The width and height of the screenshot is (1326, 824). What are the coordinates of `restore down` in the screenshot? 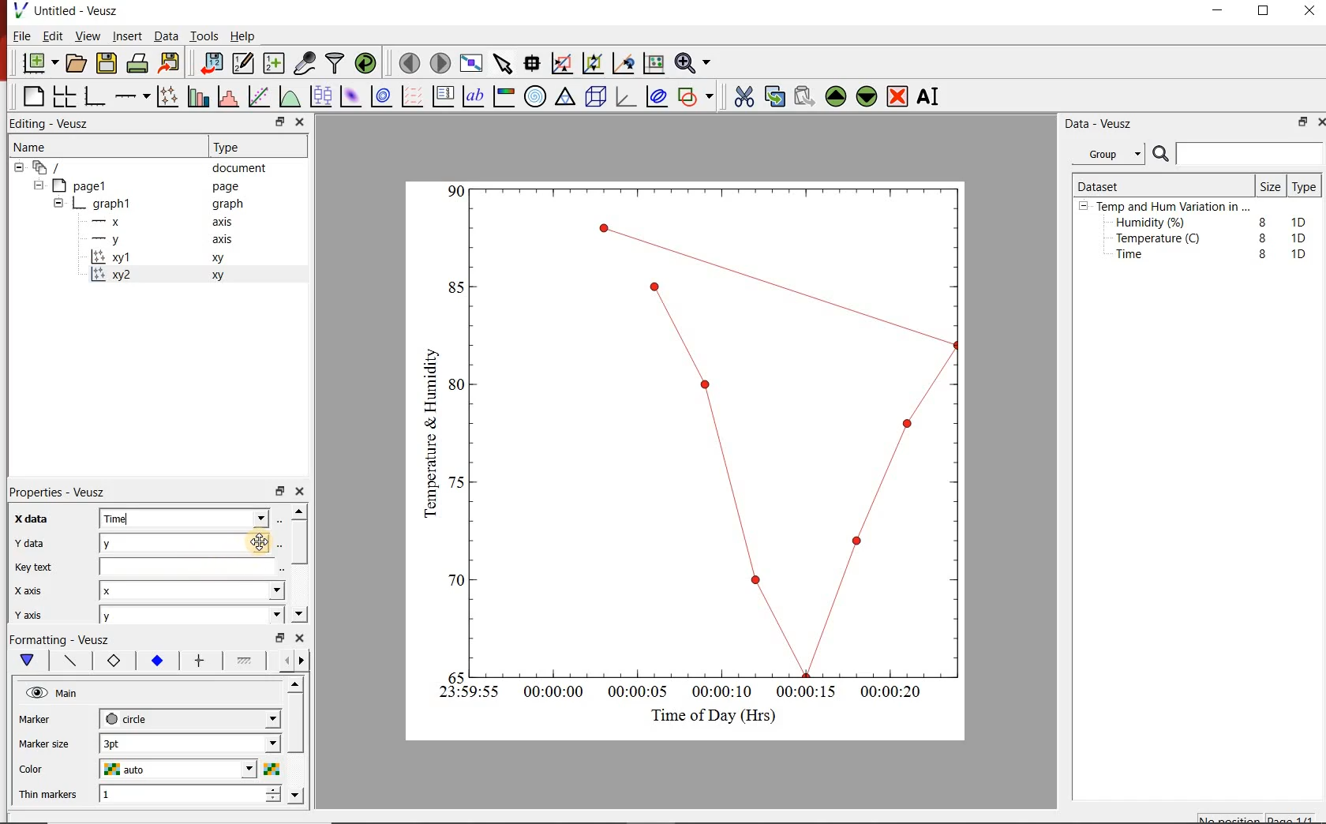 It's located at (1299, 124).